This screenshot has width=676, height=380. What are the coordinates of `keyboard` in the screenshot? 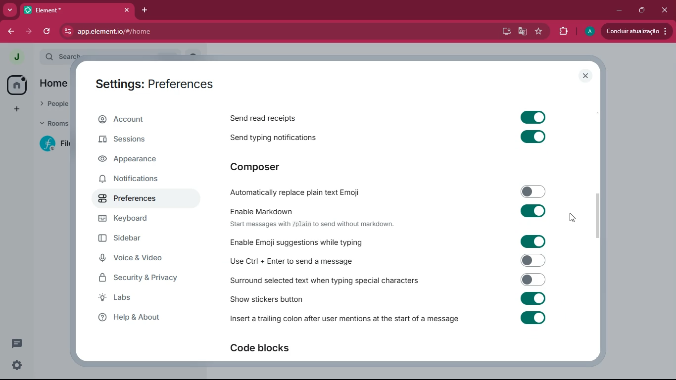 It's located at (138, 220).